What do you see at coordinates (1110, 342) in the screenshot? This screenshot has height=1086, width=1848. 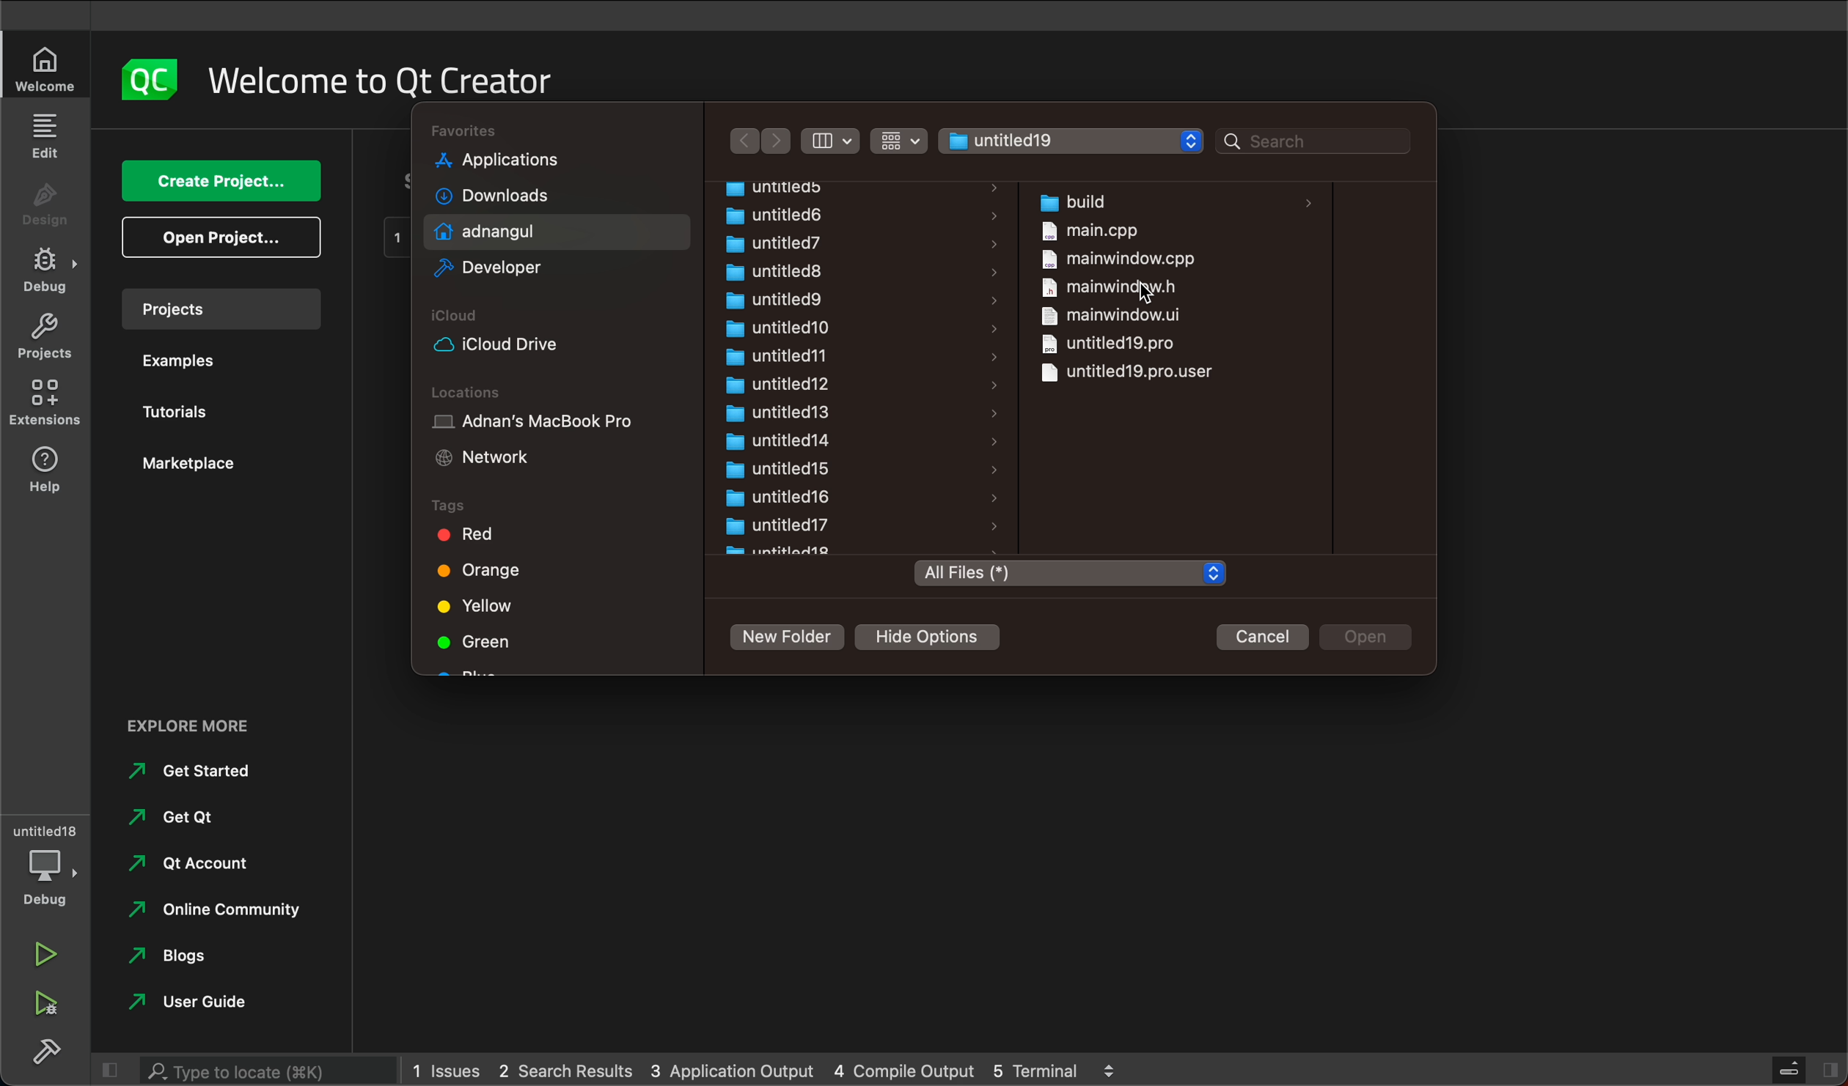 I see `untitledpro` at bounding box center [1110, 342].